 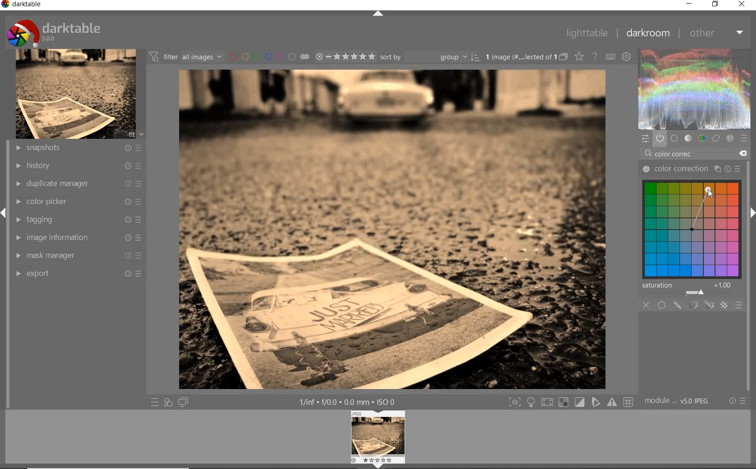 I want to click on color, so click(x=702, y=139).